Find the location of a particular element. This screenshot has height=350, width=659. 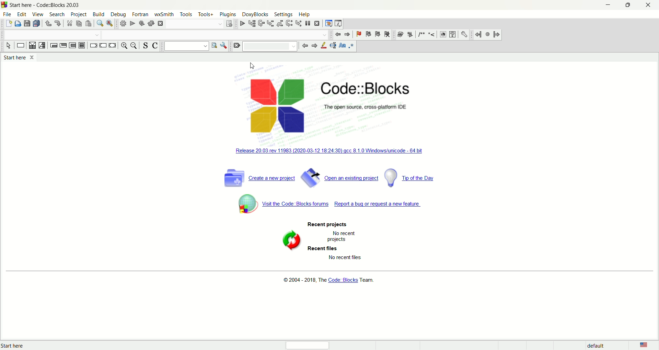

return instruction is located at coordinates (113, 45).